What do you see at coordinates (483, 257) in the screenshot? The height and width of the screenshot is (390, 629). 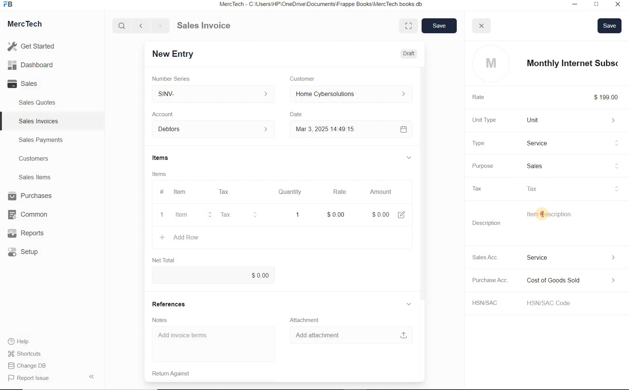 I see `Sales Acc.` at bounding box center [483, 257].